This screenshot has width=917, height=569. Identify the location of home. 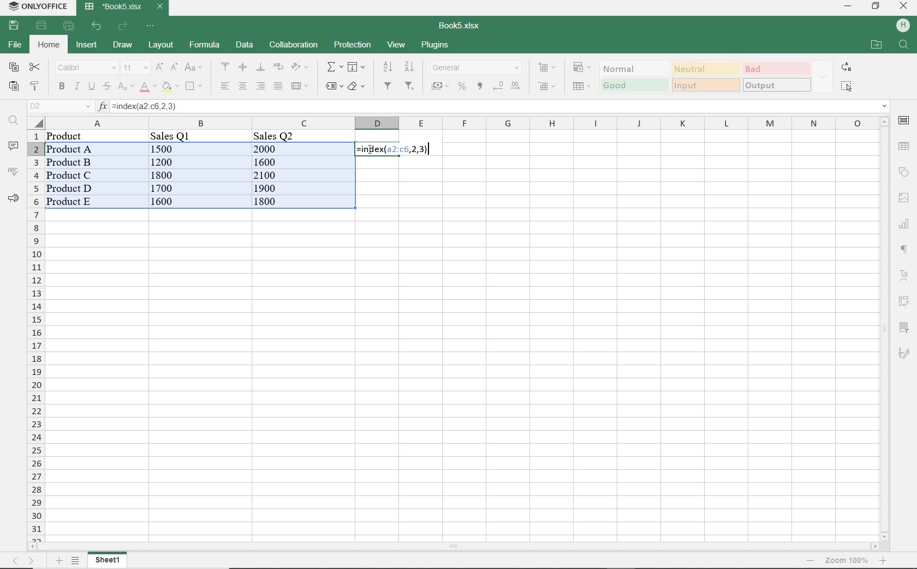
(50, 46).